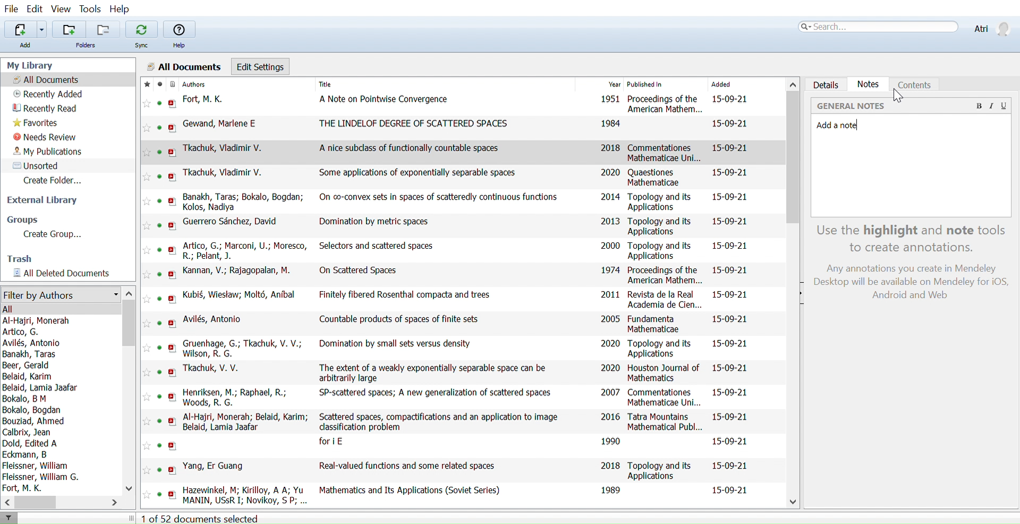 The height and width of the screenshot is (524, 1020). Describe the element at coordinates (171, 153) in the screenshot. I see `open PDF` at that location.